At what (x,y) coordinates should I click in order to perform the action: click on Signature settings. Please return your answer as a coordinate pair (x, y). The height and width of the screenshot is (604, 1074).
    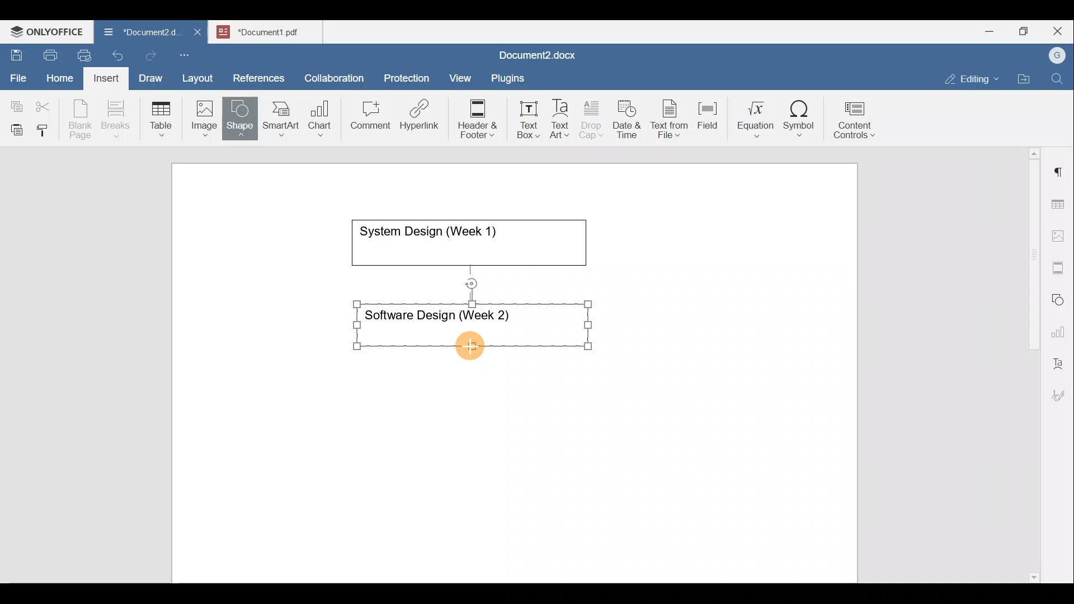
    Looking at the image, I should click on (1061, 391).